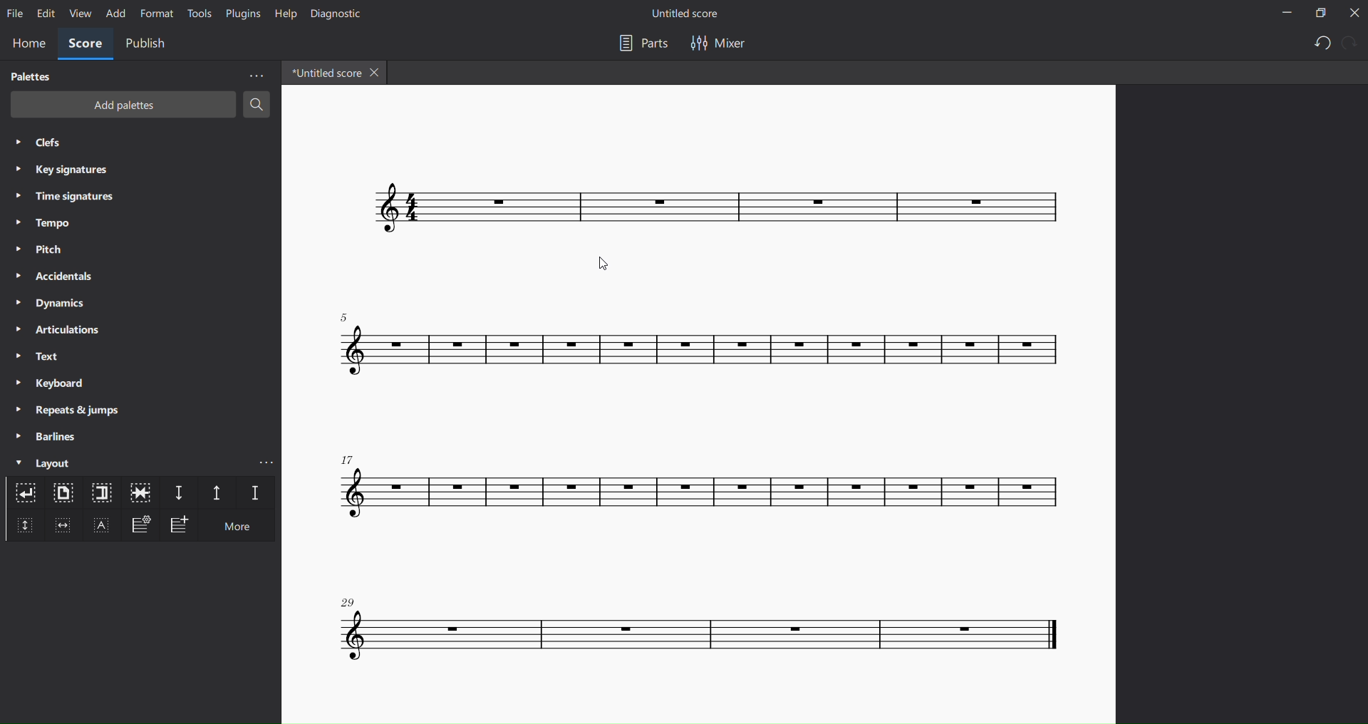 This screenshot has height=724, width=1368. Describe the element at coordinates (45, 144) in the screenshot. I see `clefs` at that location.